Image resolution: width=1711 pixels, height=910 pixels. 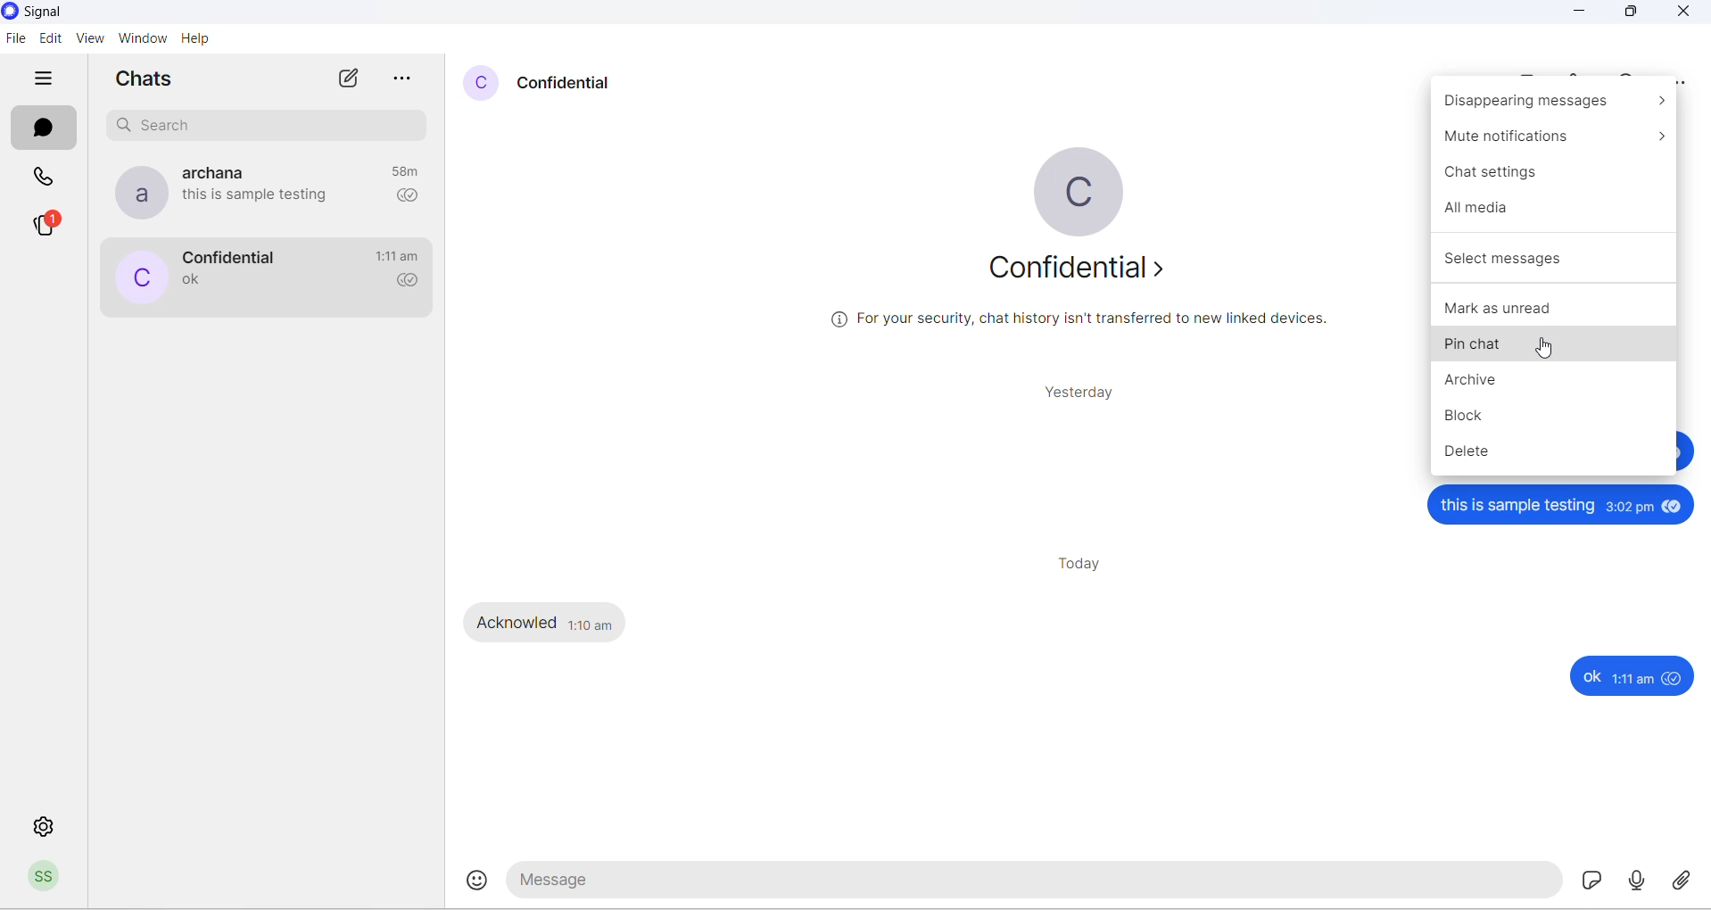 I want to click on share attachment, so click(x=1688, y=883).